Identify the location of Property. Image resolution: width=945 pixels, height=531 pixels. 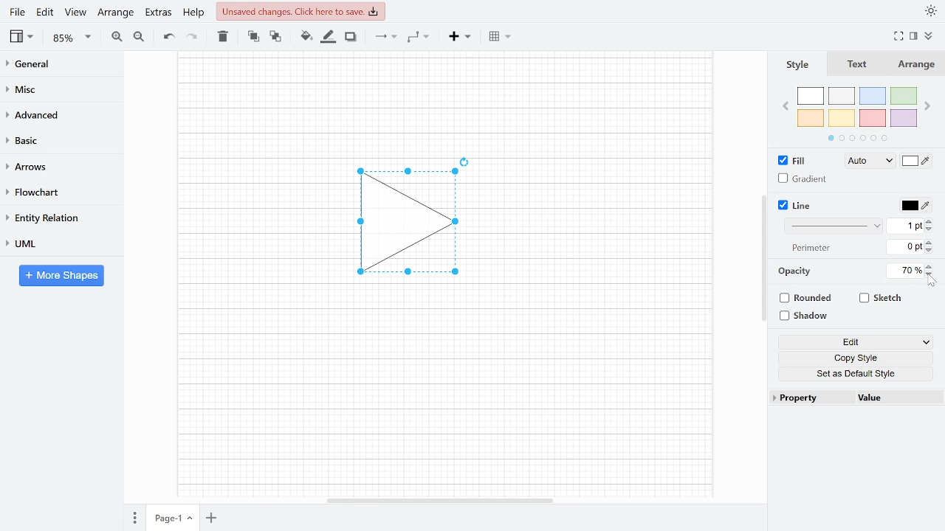
(811, 398).